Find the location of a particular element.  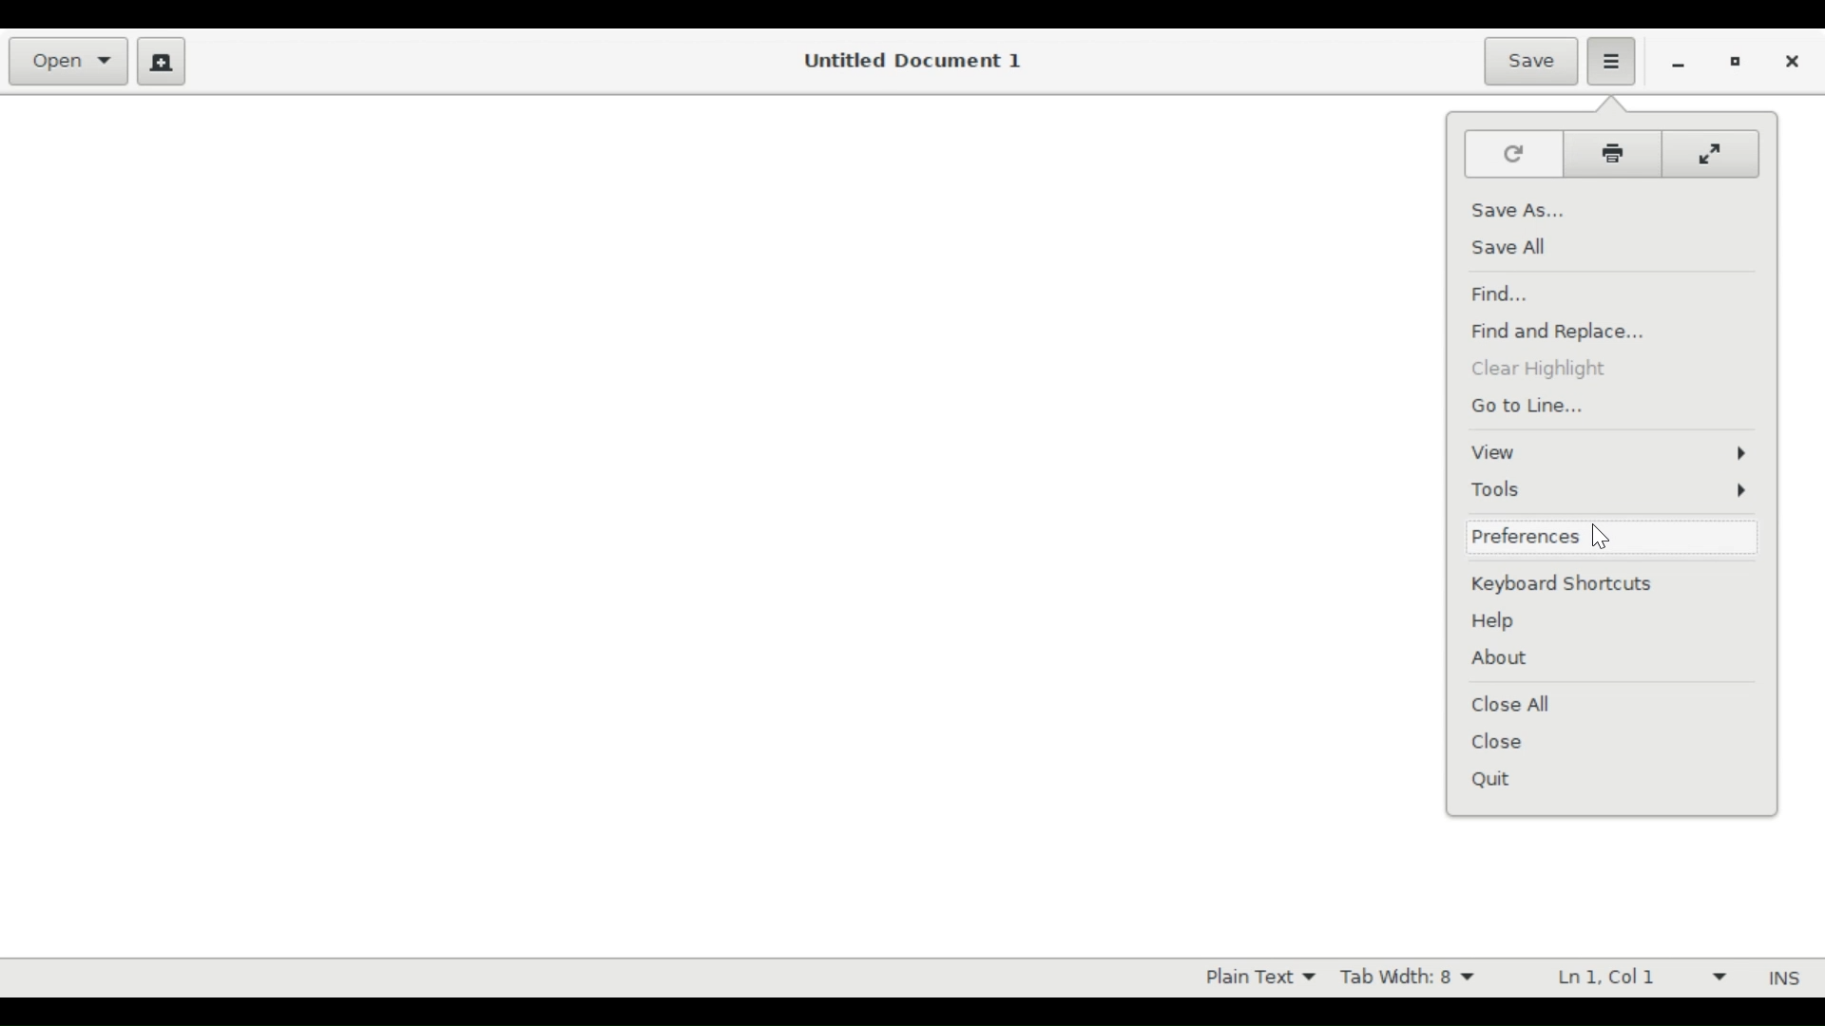

Close is located at coordinates (1498, 744).